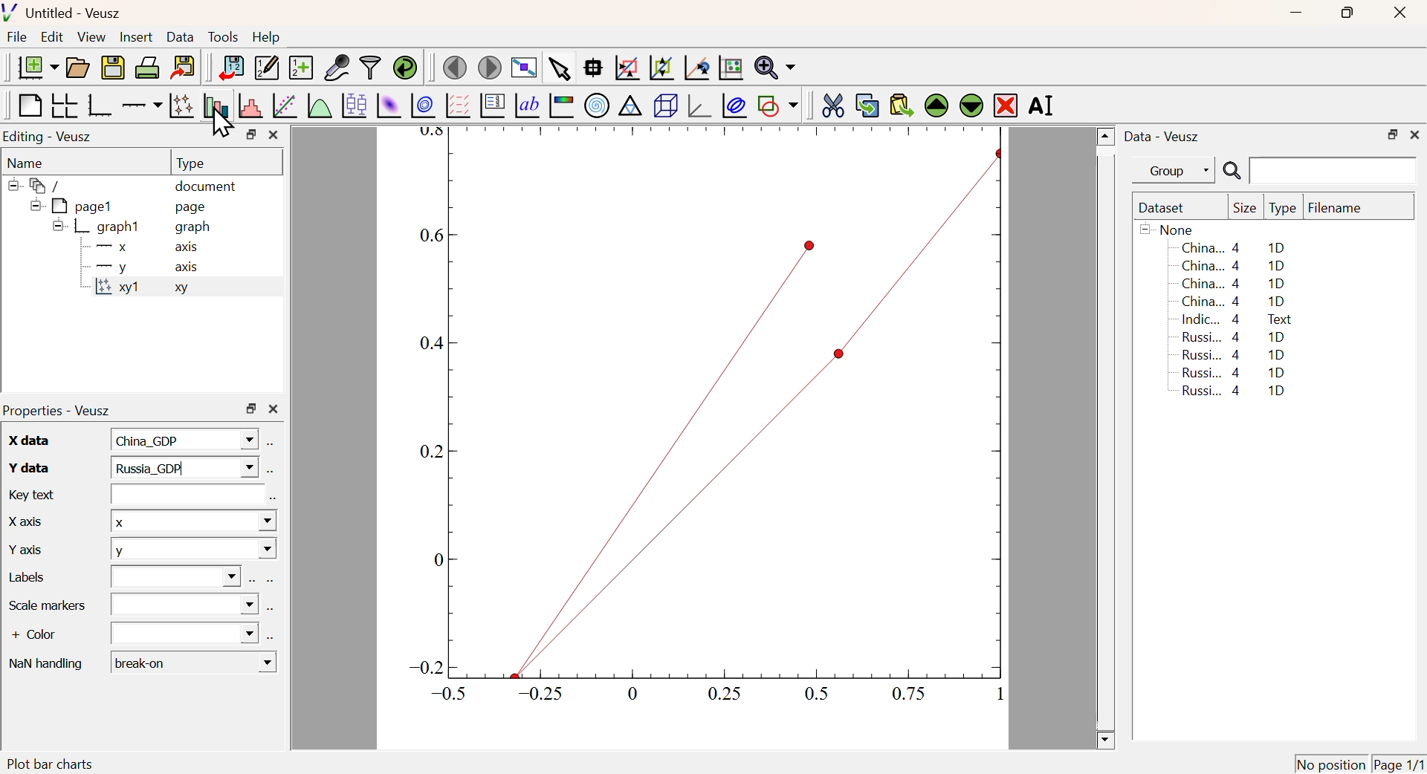 The image size is (1427, 774). I want to click on Nan handling, so click(45, 661).